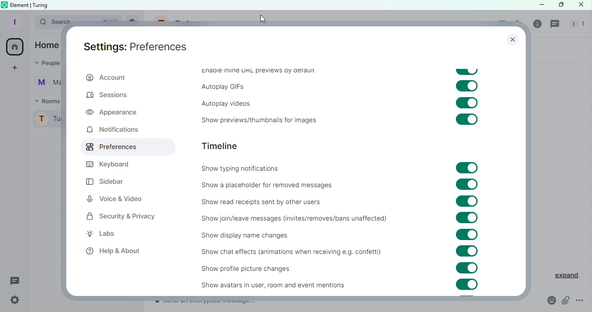 This screenshot has height=312, width=592. Describe the element at coordinates (126, 147) in the screenshot. I see `Prefrences` at that location.